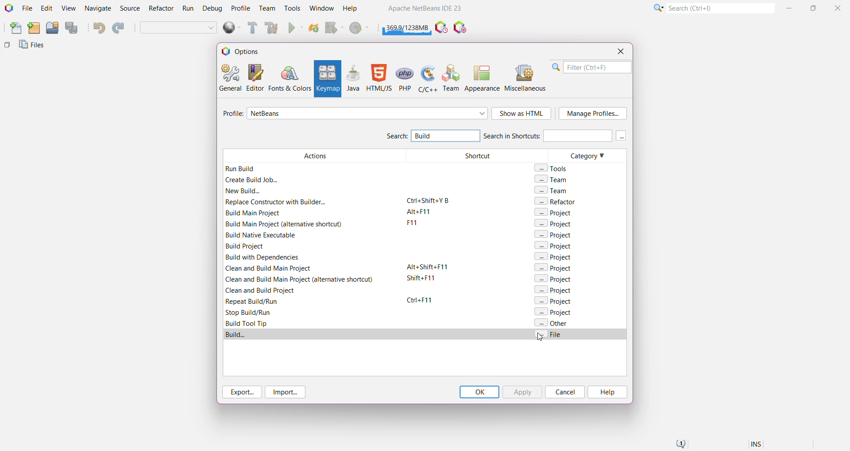 This screenshot has height=451, width=850. Describe the element at coordinates (52, 28) in the screenshot. I see `Open Project` at that location.